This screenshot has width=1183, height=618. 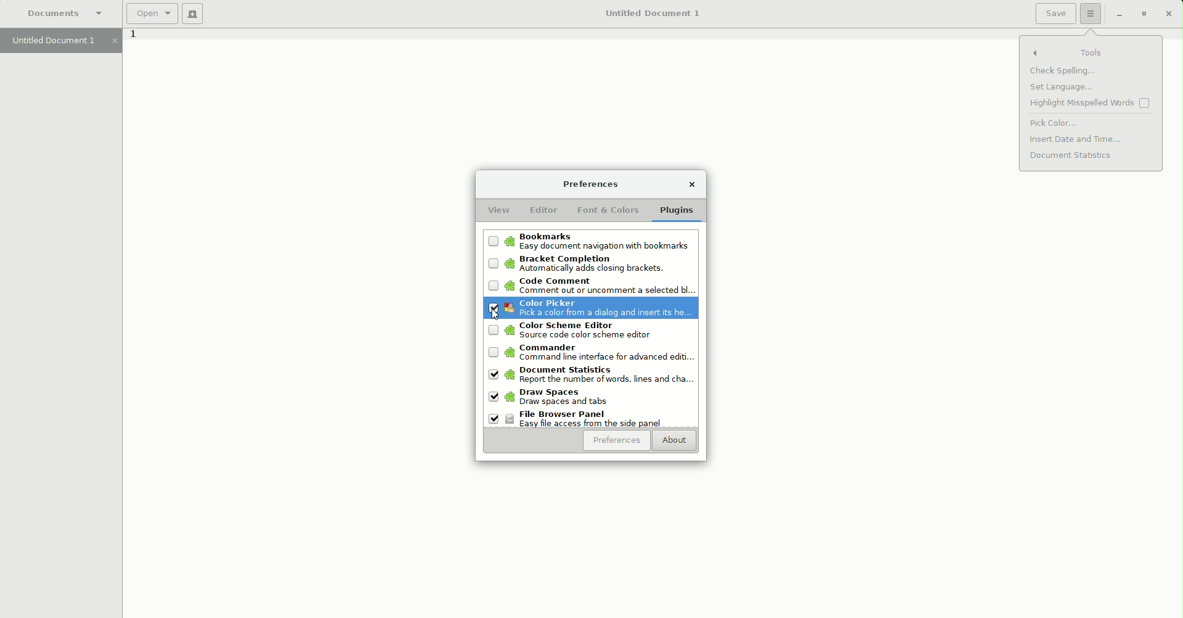 What do you see at coordinates (1142, 14) in the screenshot?
I see `Restore` at bounding box center [1142, 14].